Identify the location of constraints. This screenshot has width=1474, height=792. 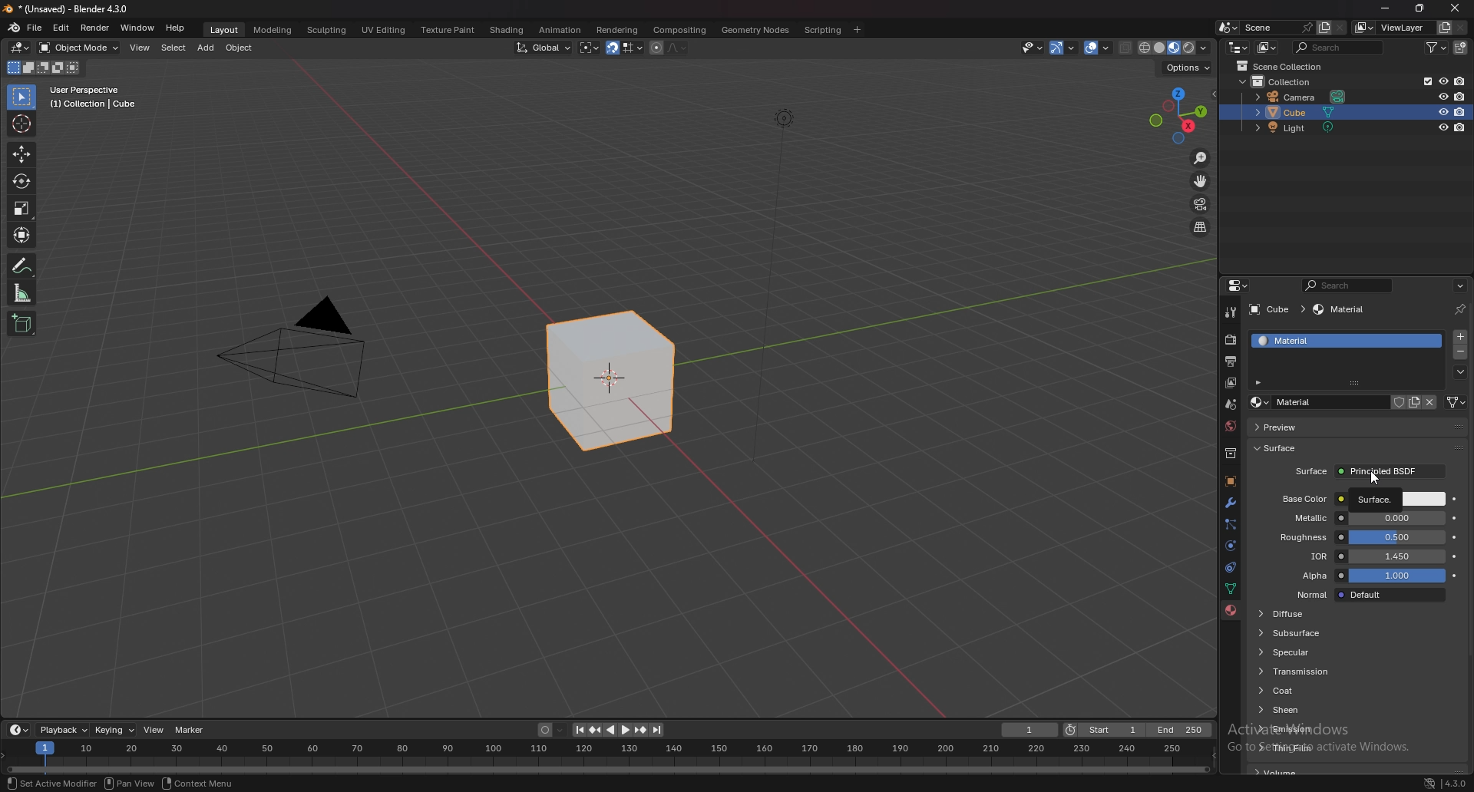
(1228, 568).